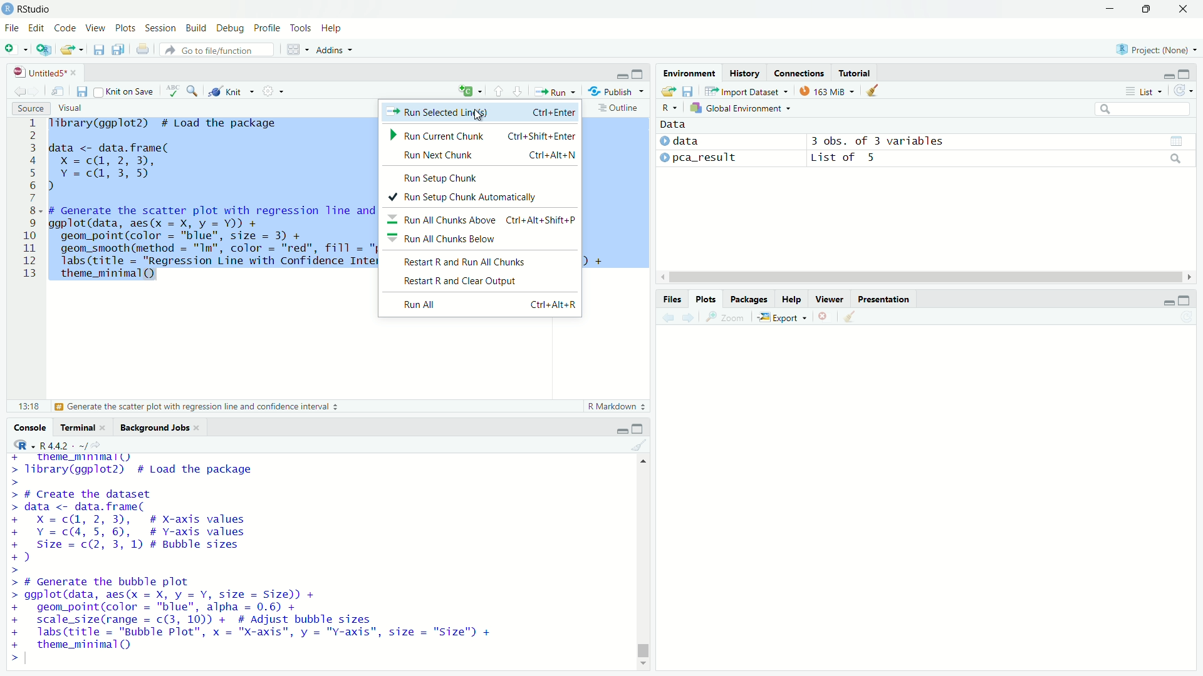  I want to click on Terminal, so click(75, 426).